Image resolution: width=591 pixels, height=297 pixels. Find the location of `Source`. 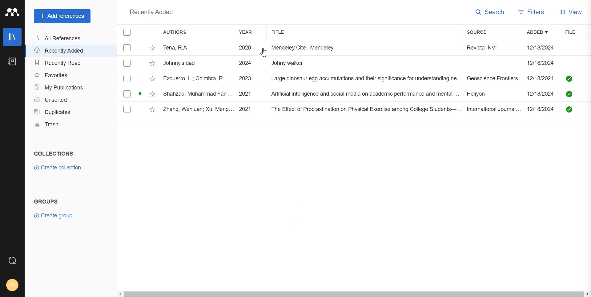

Source is located at coordinates (481, 33).